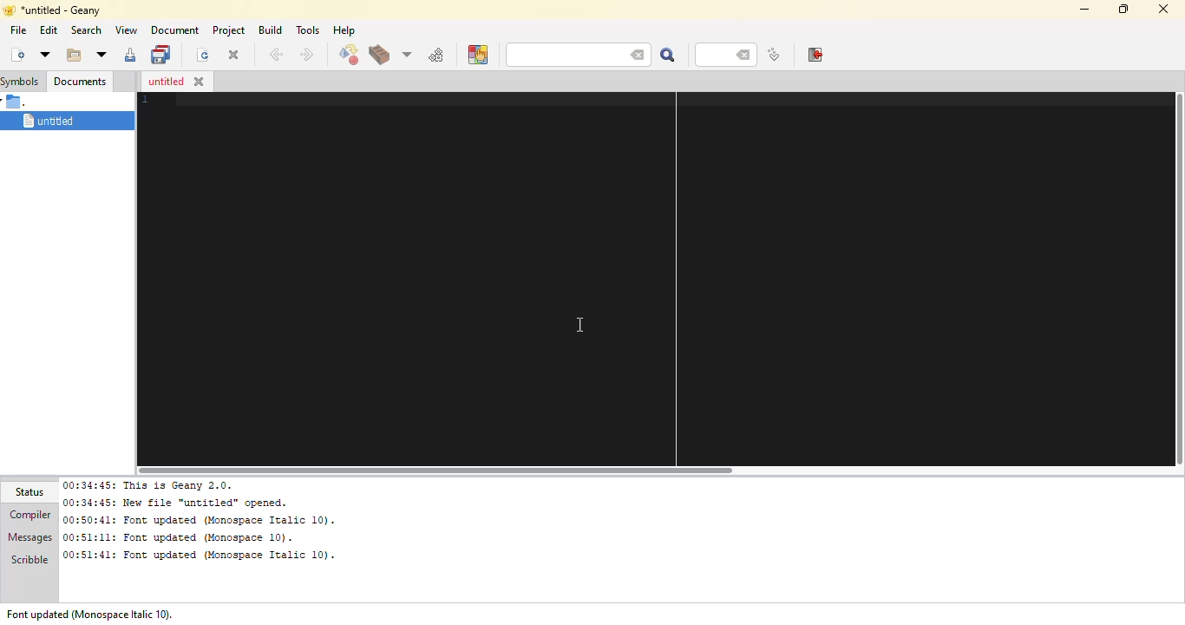 The height and width of the screenshot is (625, 1185). I want to click on file, so click(17, 30).